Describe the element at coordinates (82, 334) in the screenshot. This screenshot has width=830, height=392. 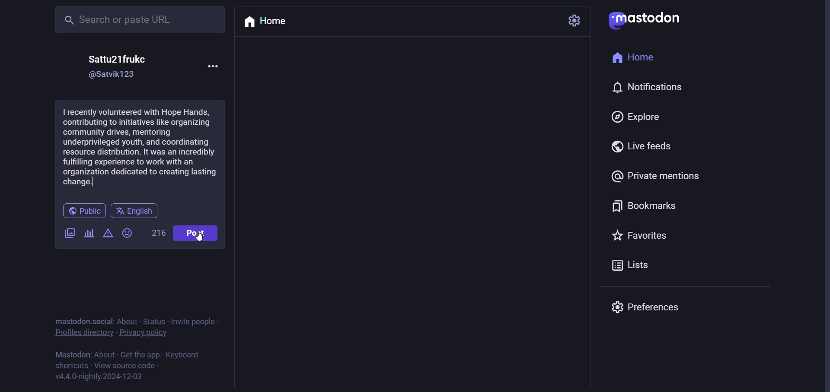
I see `Profile directory` at that location.